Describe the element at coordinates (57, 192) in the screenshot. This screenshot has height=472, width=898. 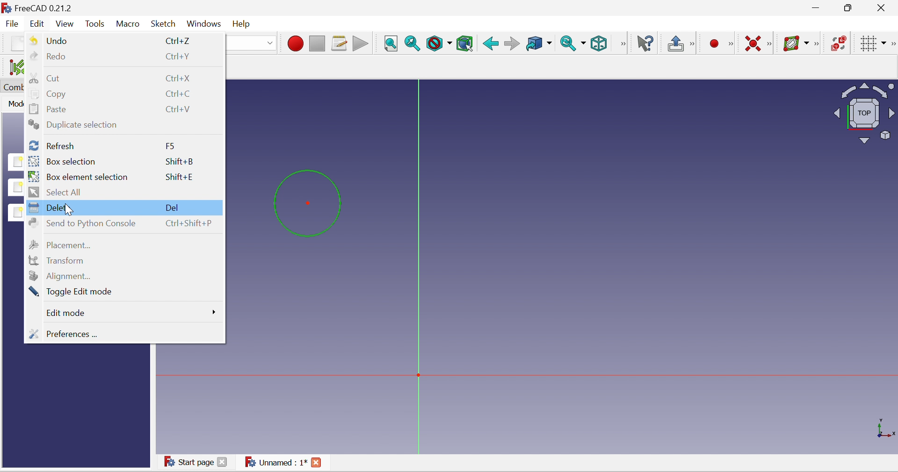
I see `Select all` at that location.